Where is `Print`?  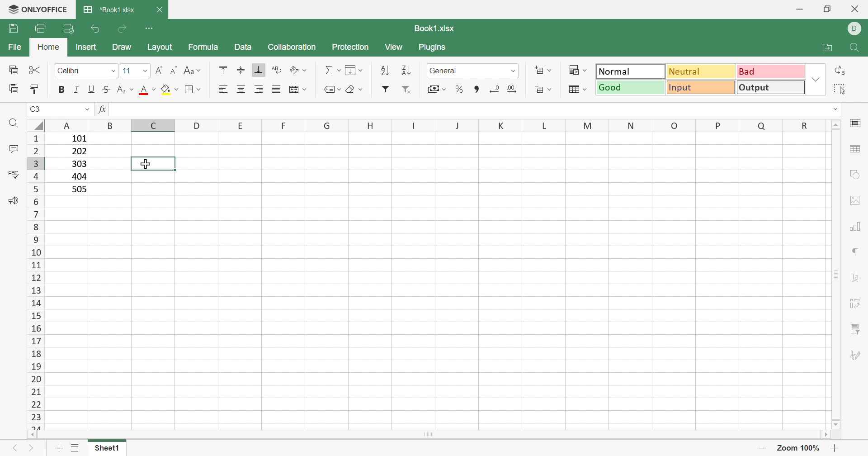
Print is located at coordinates (41, 28).